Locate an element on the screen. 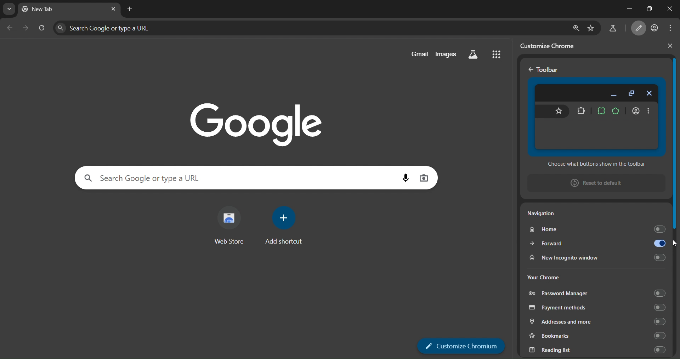 The image size is (680, 359). search panel is located at coordinates (234, 177).